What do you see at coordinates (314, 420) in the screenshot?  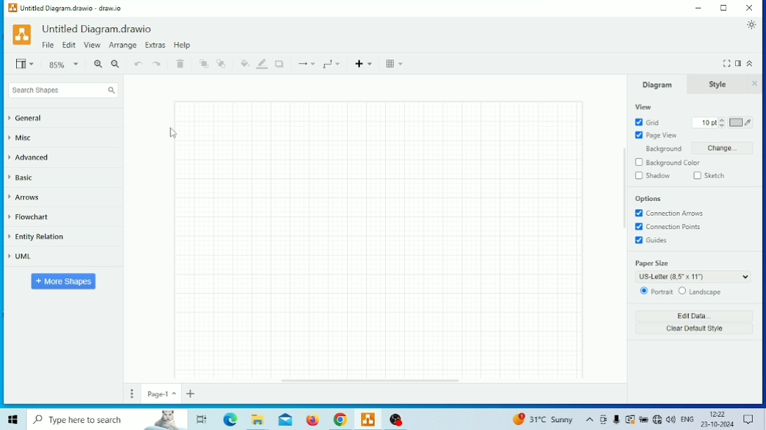 I see `Firefox` at bounding box center [314, 420].